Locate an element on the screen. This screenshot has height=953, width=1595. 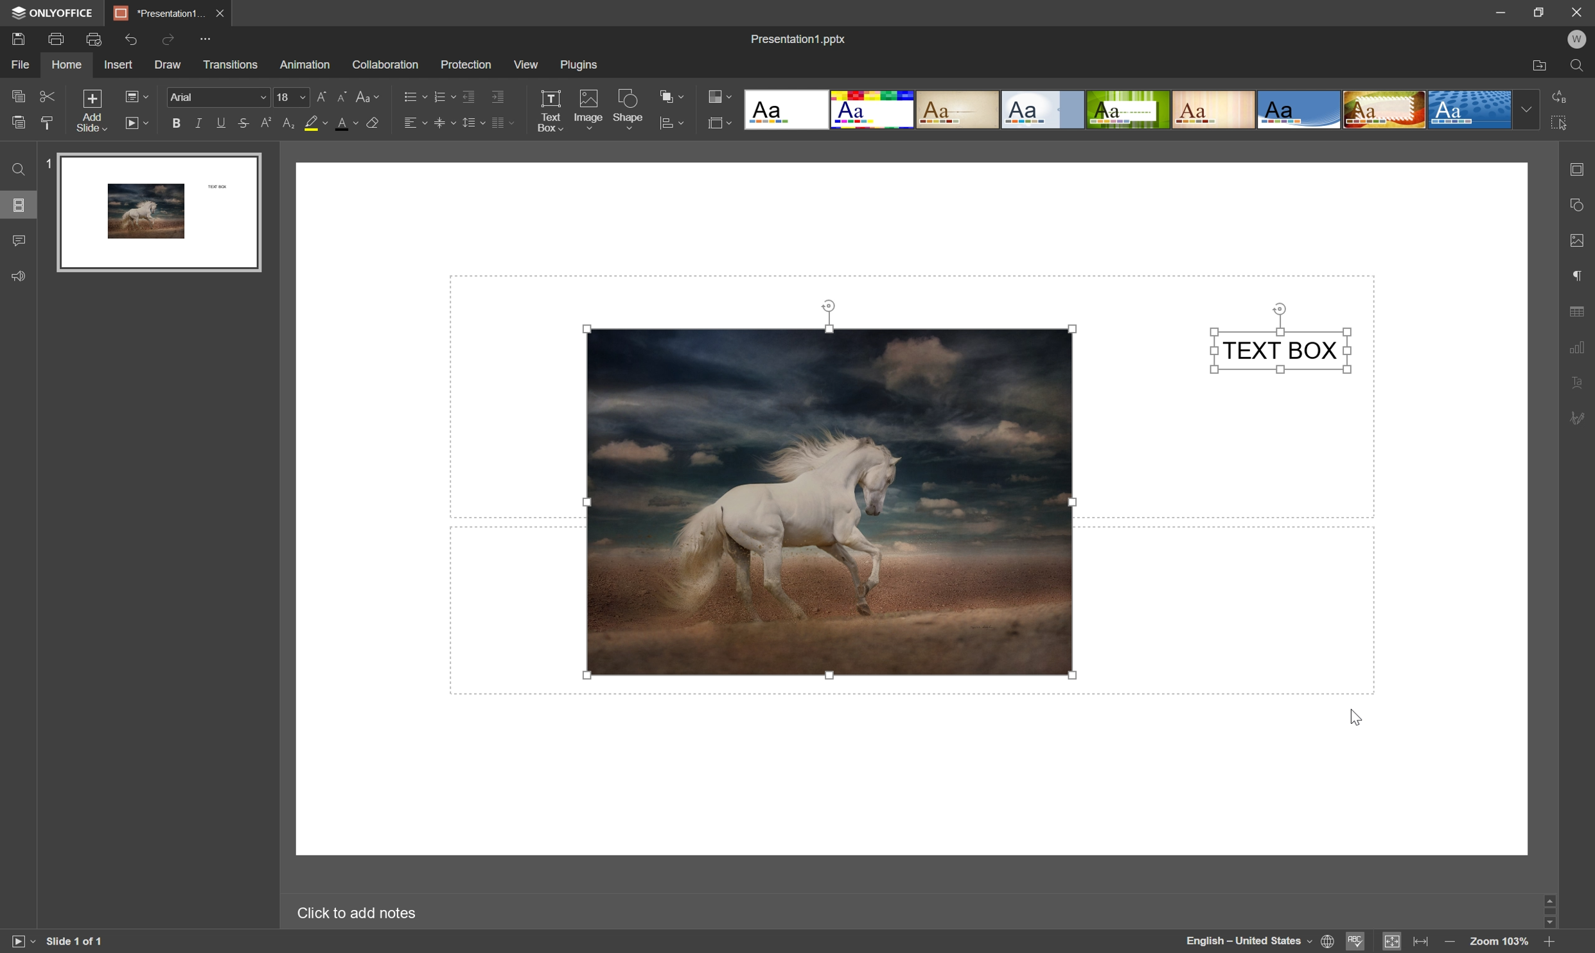
arrange shape is located at coordinates (673, 96).